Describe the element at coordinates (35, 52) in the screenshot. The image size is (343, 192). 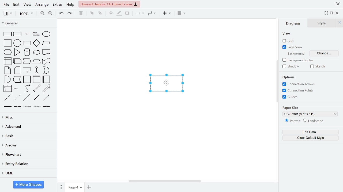
I see `general shapes` at that location.